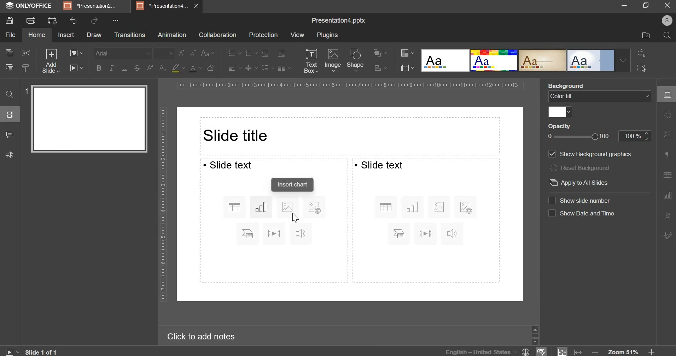 The image size is (676, 356). Describe the element at coordinates (99, 67) in the screenshot. I see `bold` at that location.